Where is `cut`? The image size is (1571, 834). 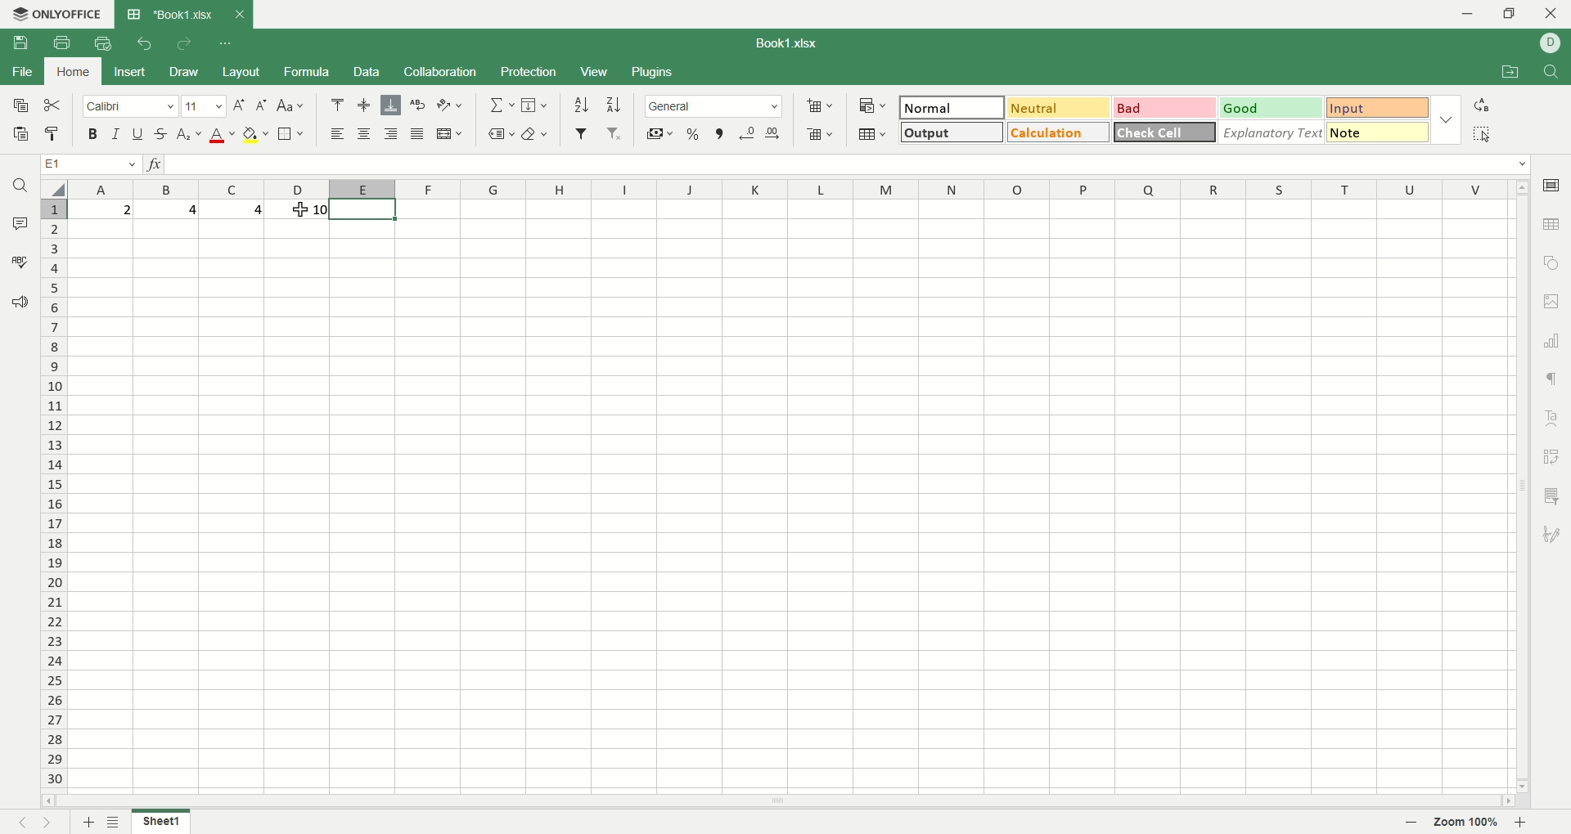 cut is located at coordinates (55, 104).